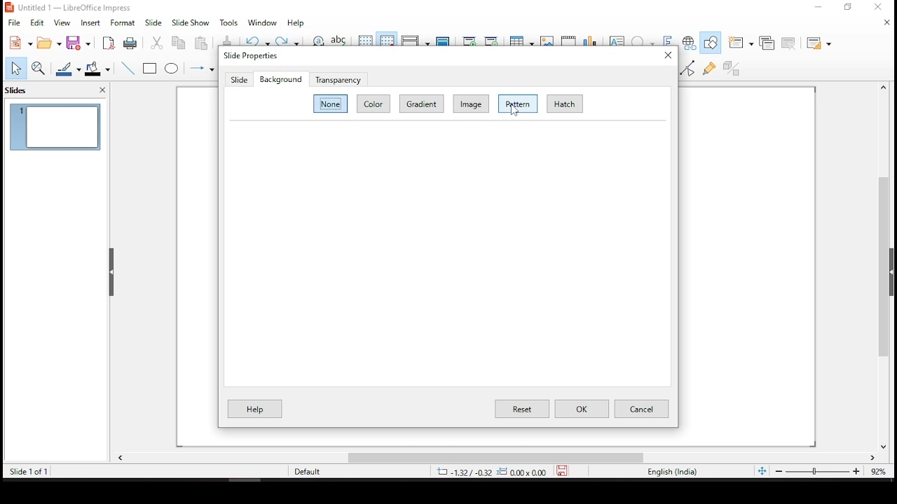 Image resolution: width=897 pixels, height=504 pixels. Describe the element at coordinates (741, 41) in the screenshot. I see `new slide` at that location.